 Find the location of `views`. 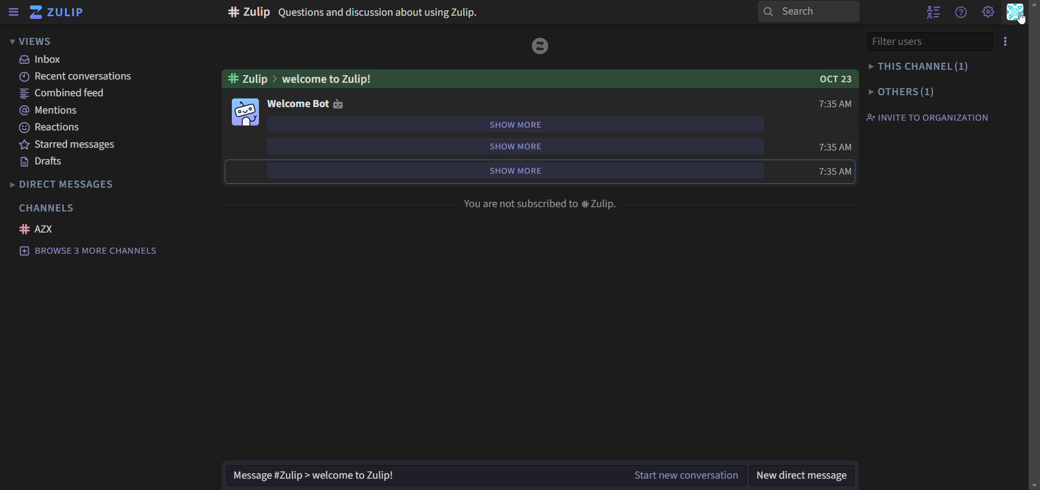

views is located at coordinates (41, 42).